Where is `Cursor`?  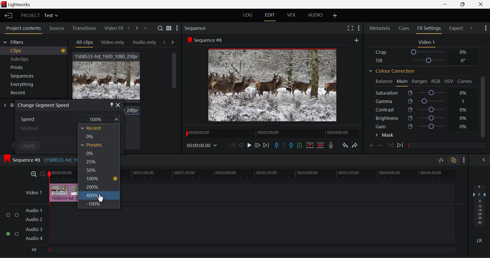
Cursor is located at coordinates (100, 199).